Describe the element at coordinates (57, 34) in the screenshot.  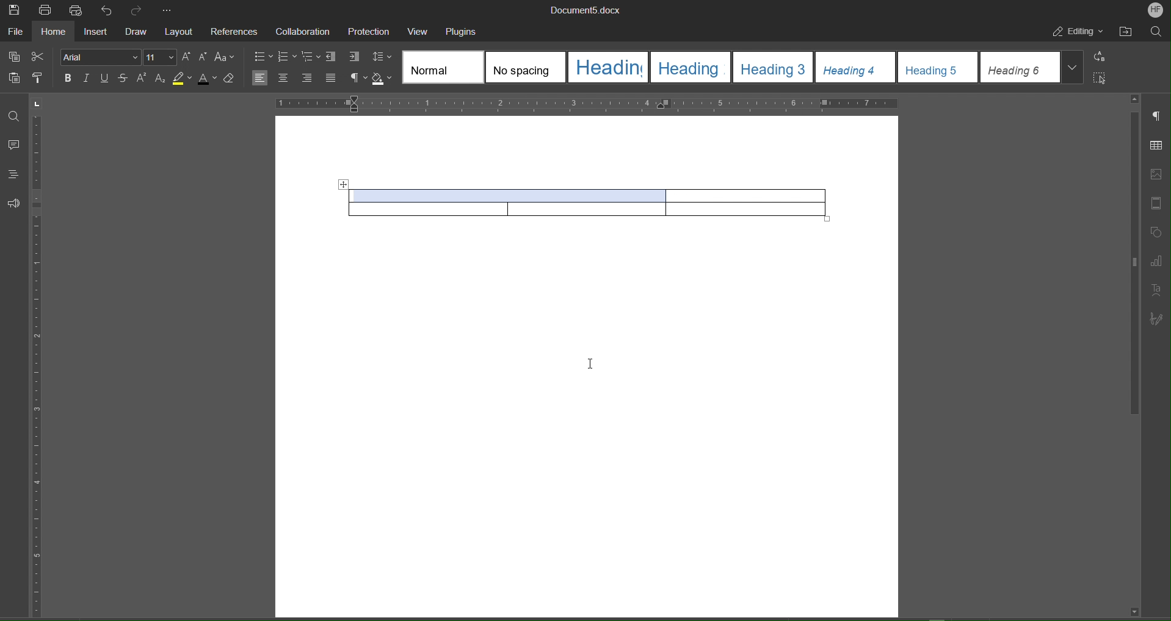
I see `Home` at that location.